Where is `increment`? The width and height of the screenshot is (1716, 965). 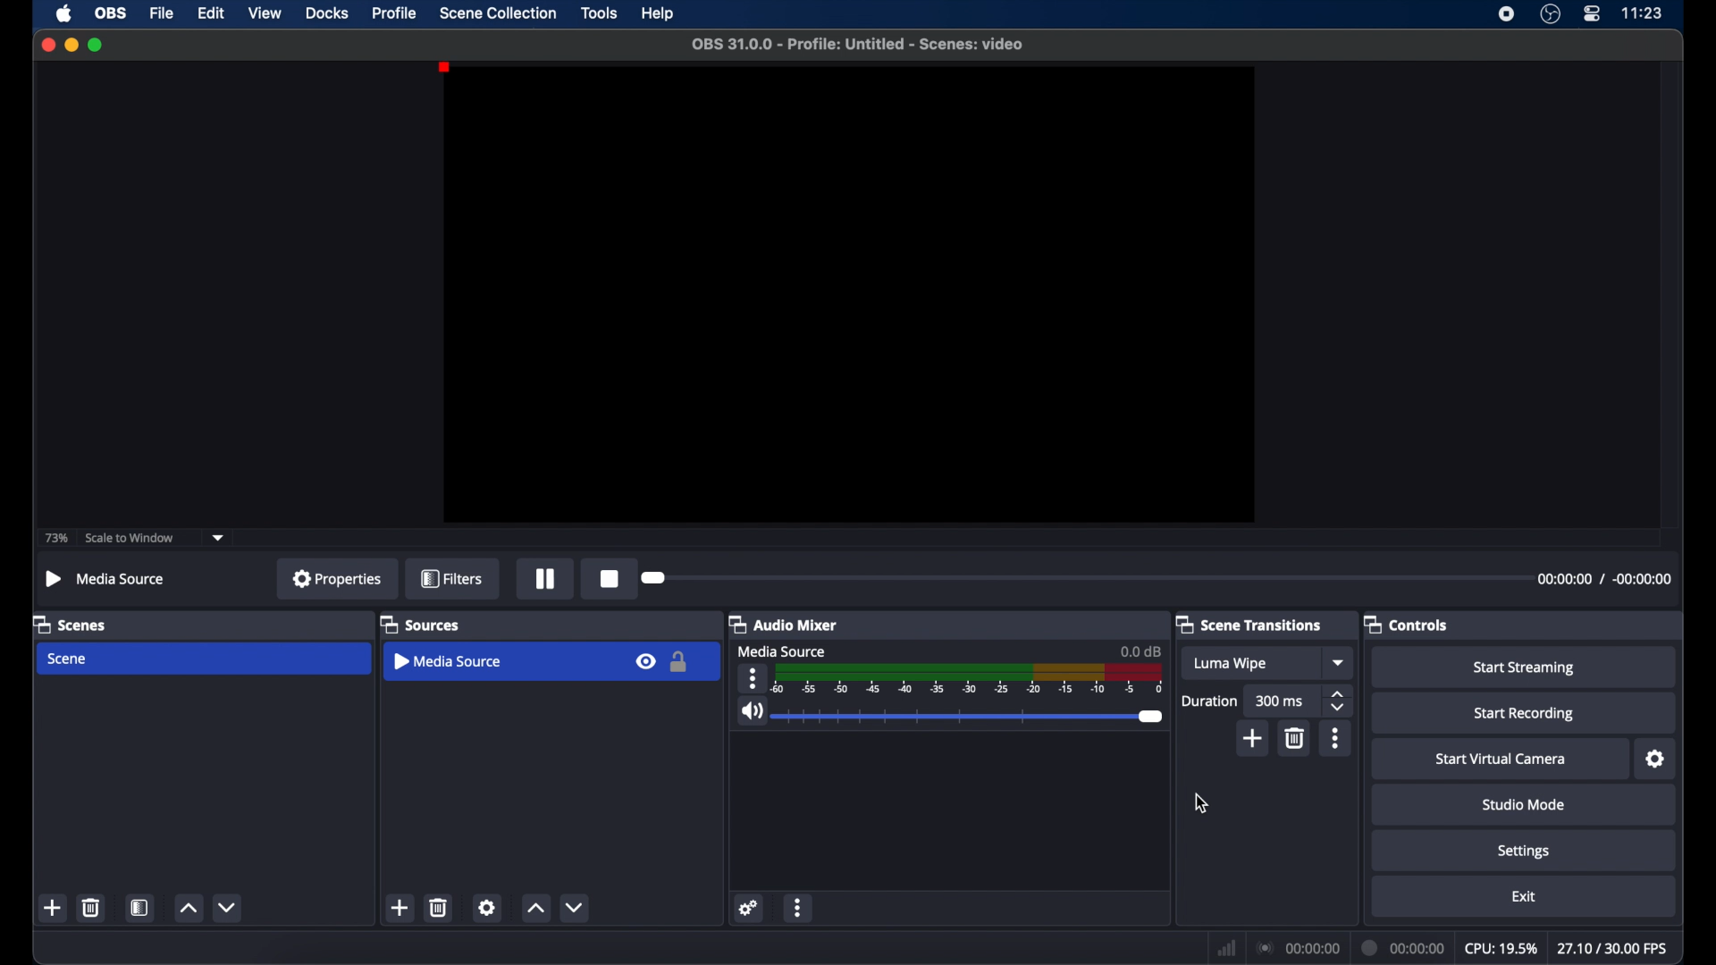
increment is located at coordinates (188, 909).